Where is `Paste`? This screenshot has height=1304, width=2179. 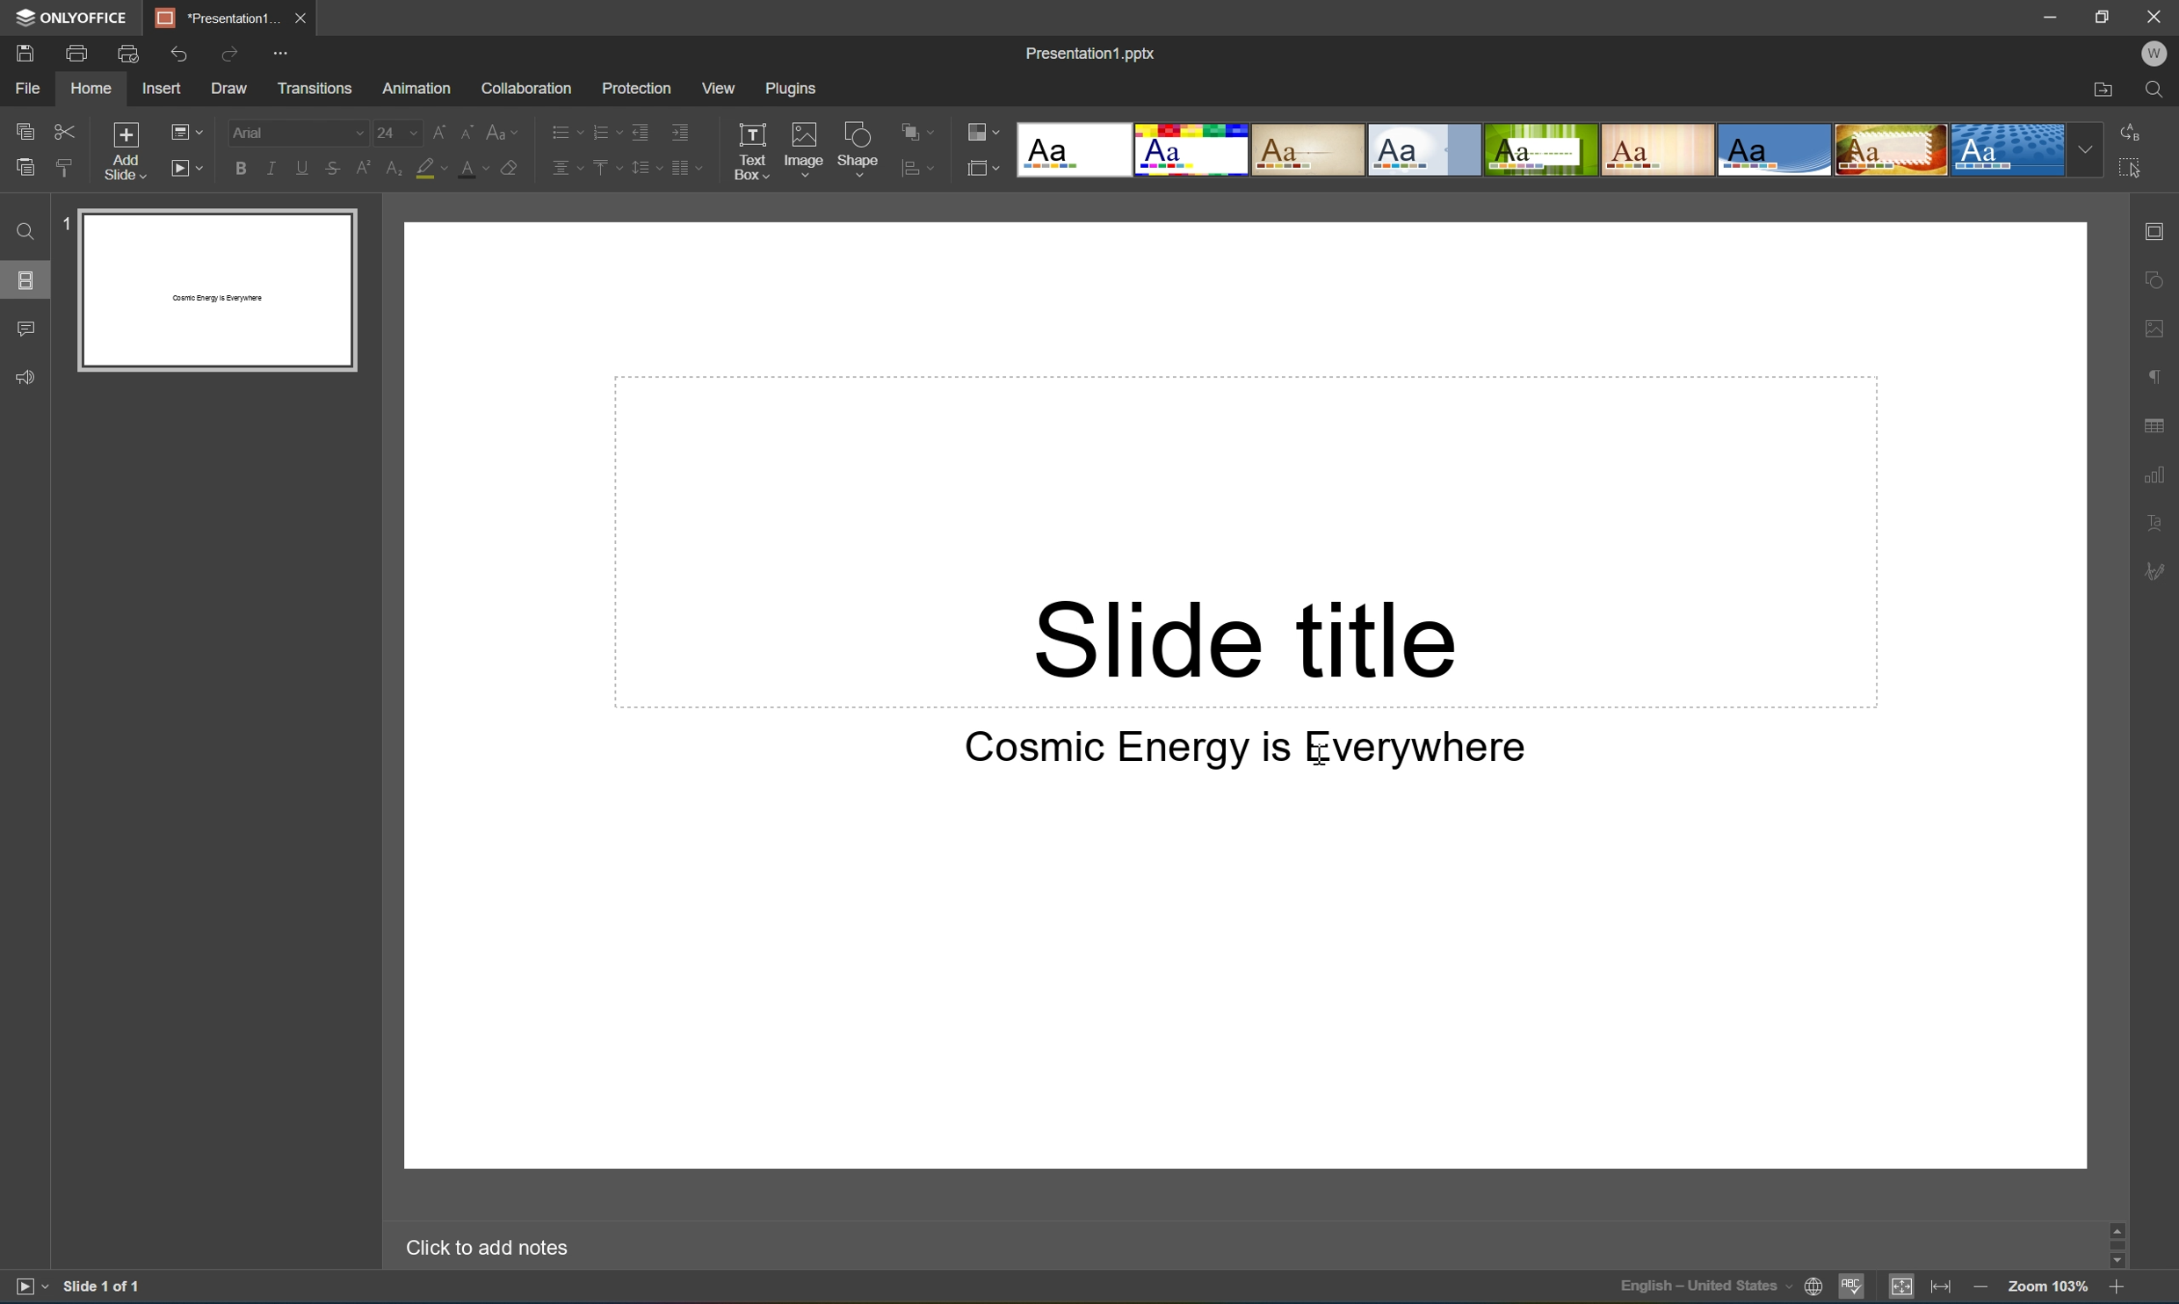 Paste is located at coordinates (20, 167).